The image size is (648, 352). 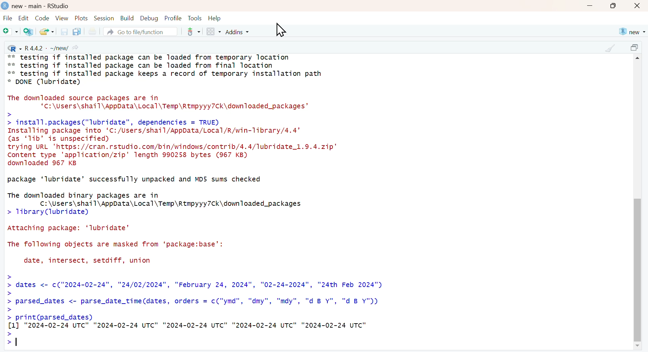 I want to click on View, so click(x=62, y=18).